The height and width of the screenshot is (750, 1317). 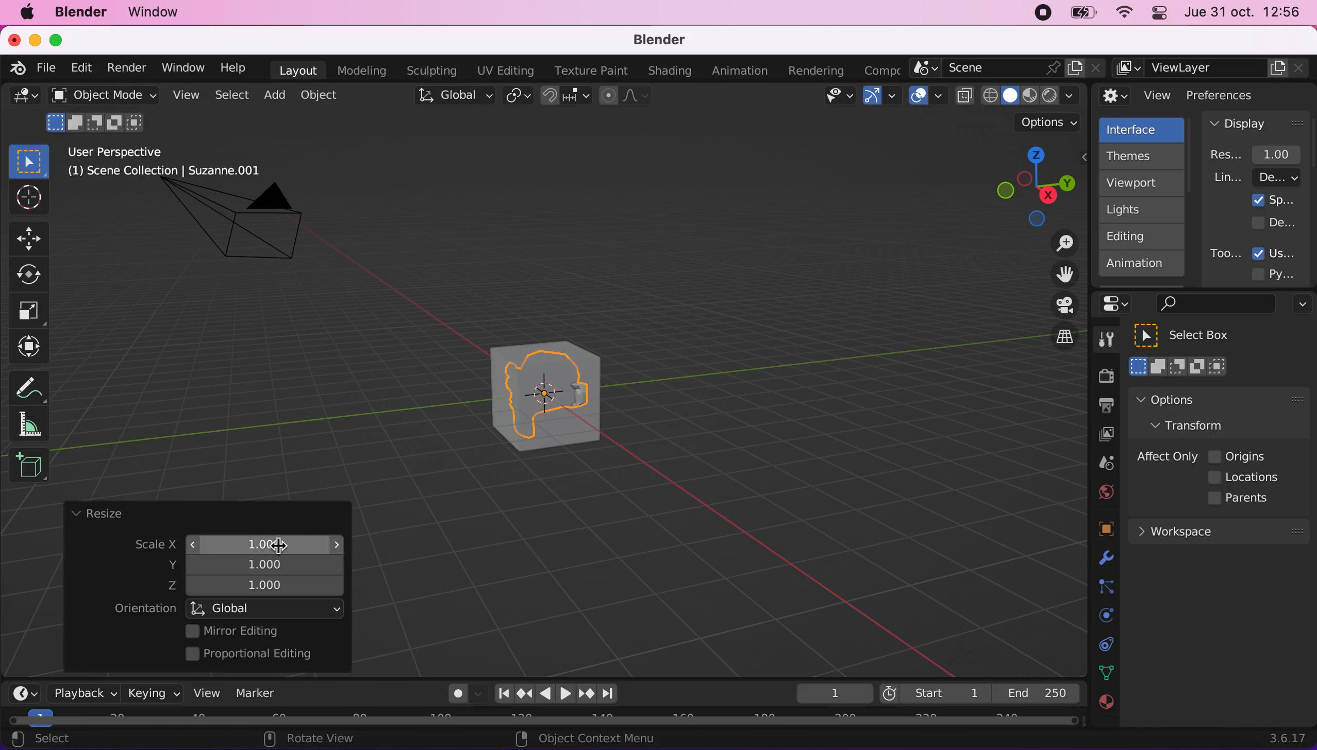 What do you see at coordinates (1059, 243) in the screenshot?
I see `zoom in/out the view` at bounding box center [1059, 243].